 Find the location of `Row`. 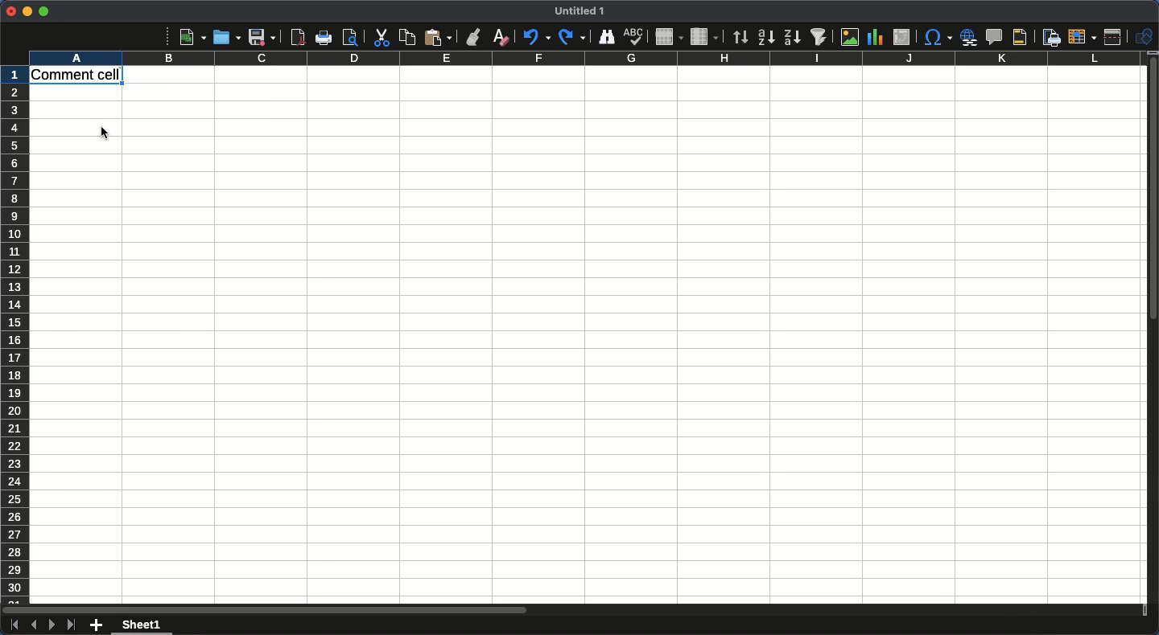

Row is located at coordinates (668, 37).